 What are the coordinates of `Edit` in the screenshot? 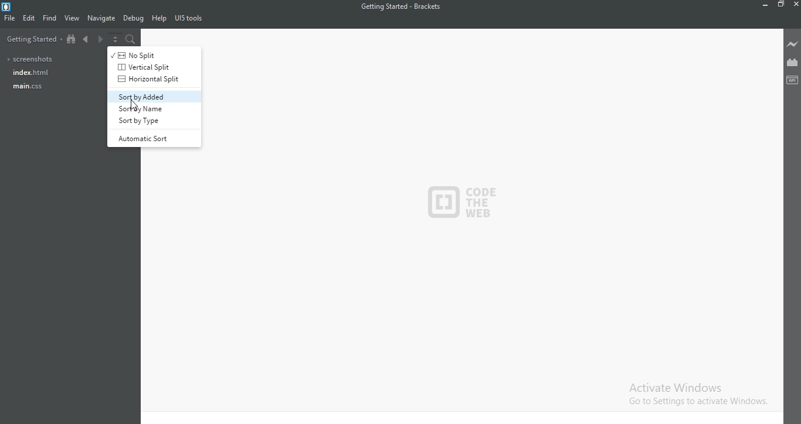 It's located at (29, 19).